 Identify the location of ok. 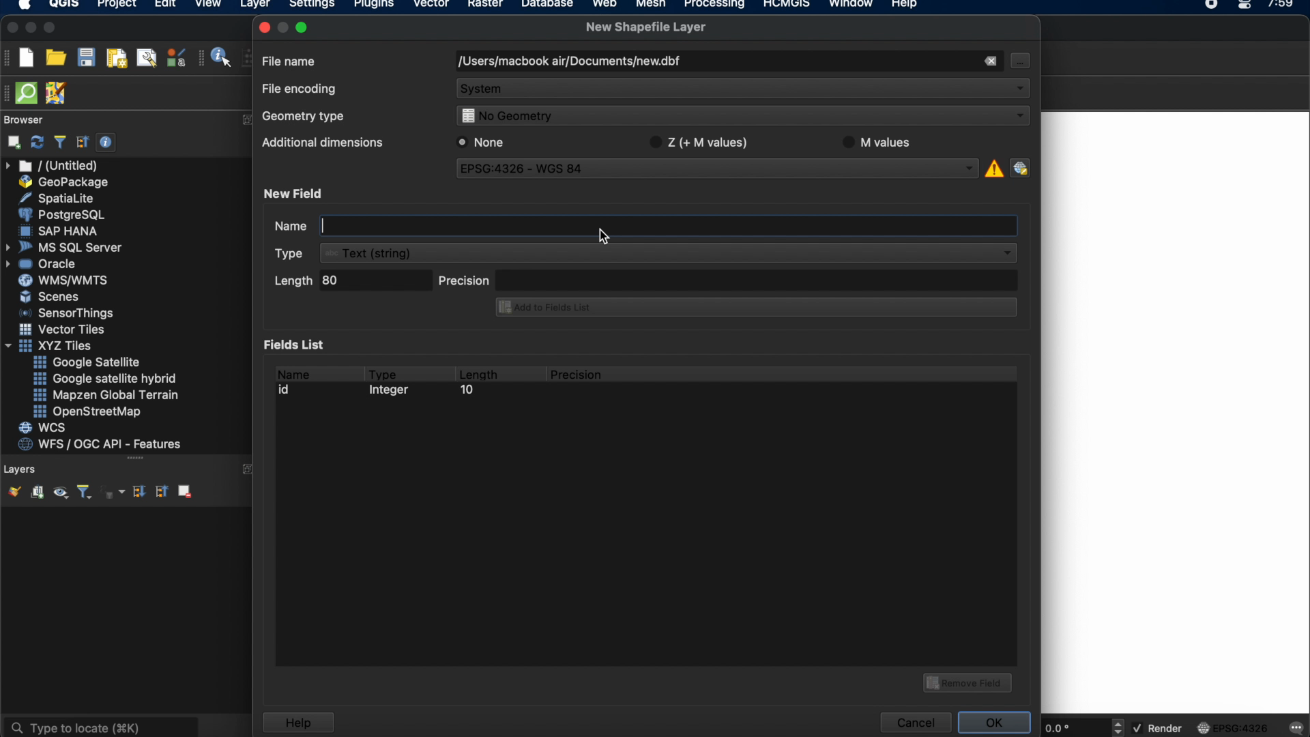
(996, 721).